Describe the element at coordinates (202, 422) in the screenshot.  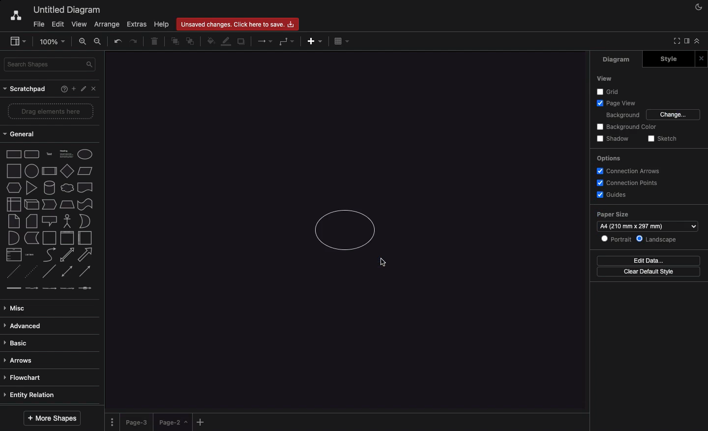
I see `Add` at that location.